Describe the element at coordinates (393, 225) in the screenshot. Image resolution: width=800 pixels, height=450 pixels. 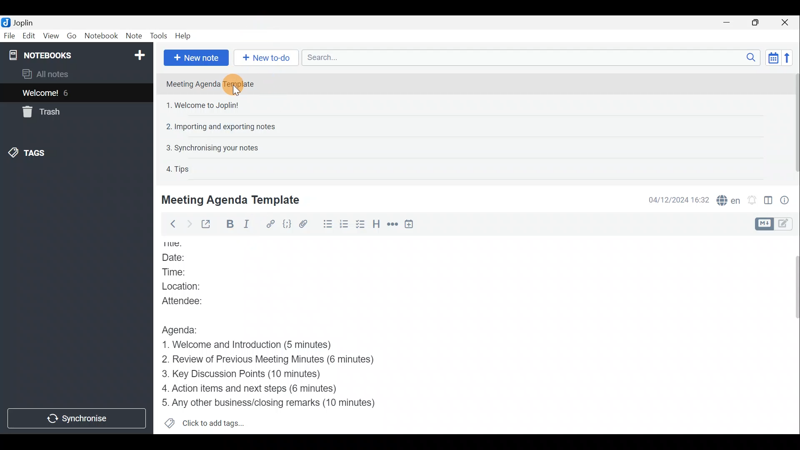
I see `Horizontal rule` at that location.